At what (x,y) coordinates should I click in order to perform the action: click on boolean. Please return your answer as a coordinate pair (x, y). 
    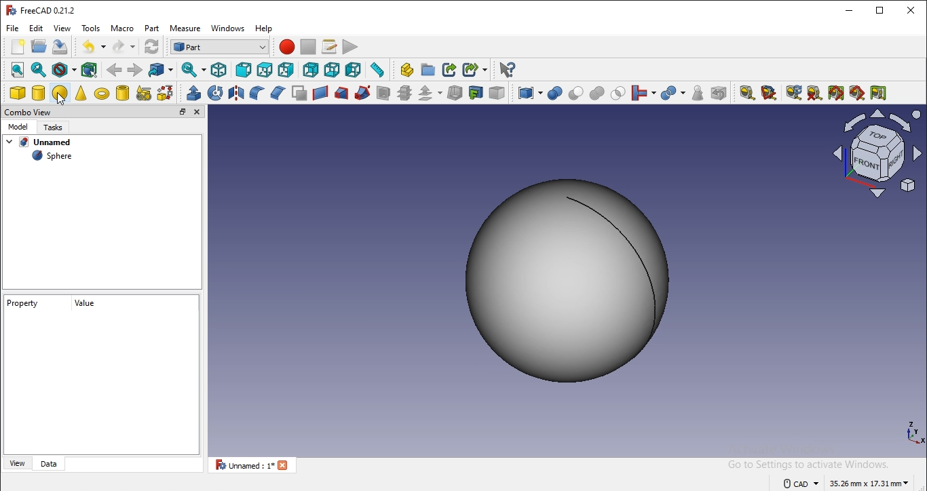
    Looking at the image, I should click on (554, 94).